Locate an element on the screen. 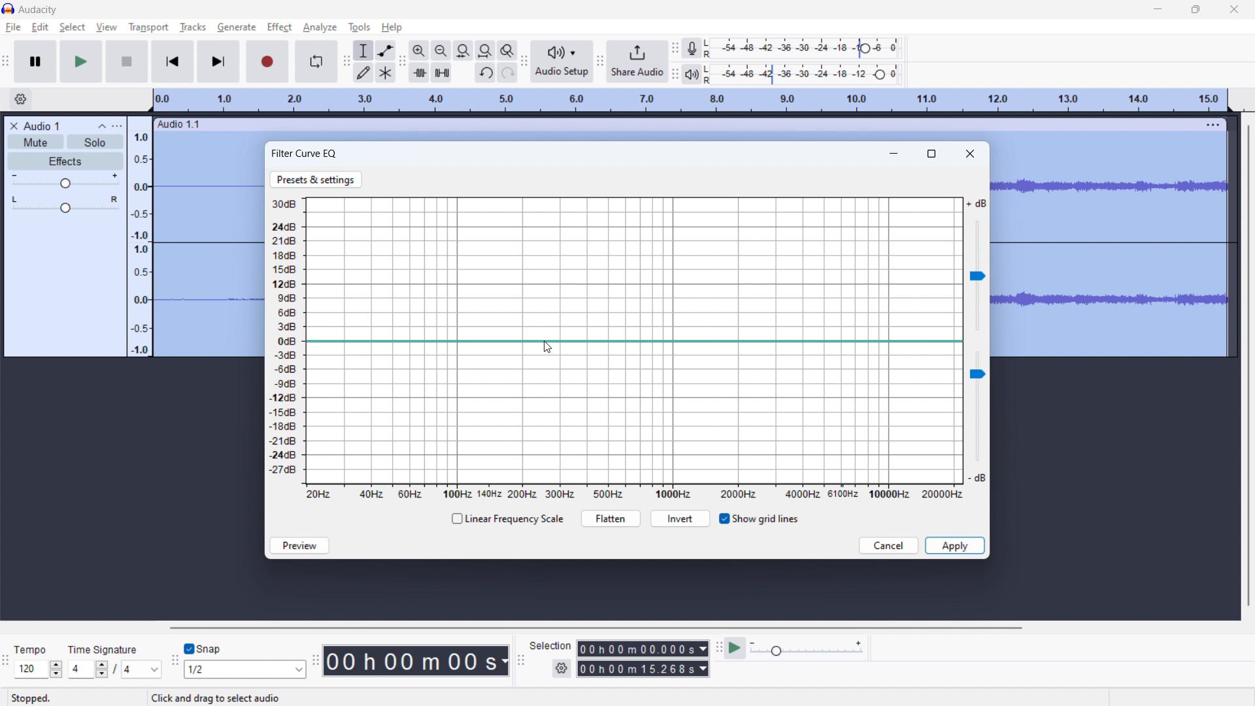  recording meter is located at coordinates (695, 48).